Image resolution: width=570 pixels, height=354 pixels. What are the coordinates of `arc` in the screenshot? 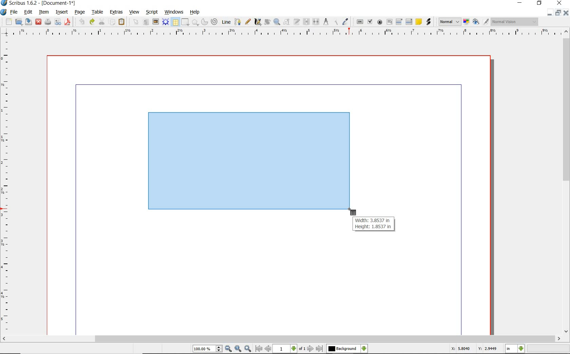 It's located at (205, 22).